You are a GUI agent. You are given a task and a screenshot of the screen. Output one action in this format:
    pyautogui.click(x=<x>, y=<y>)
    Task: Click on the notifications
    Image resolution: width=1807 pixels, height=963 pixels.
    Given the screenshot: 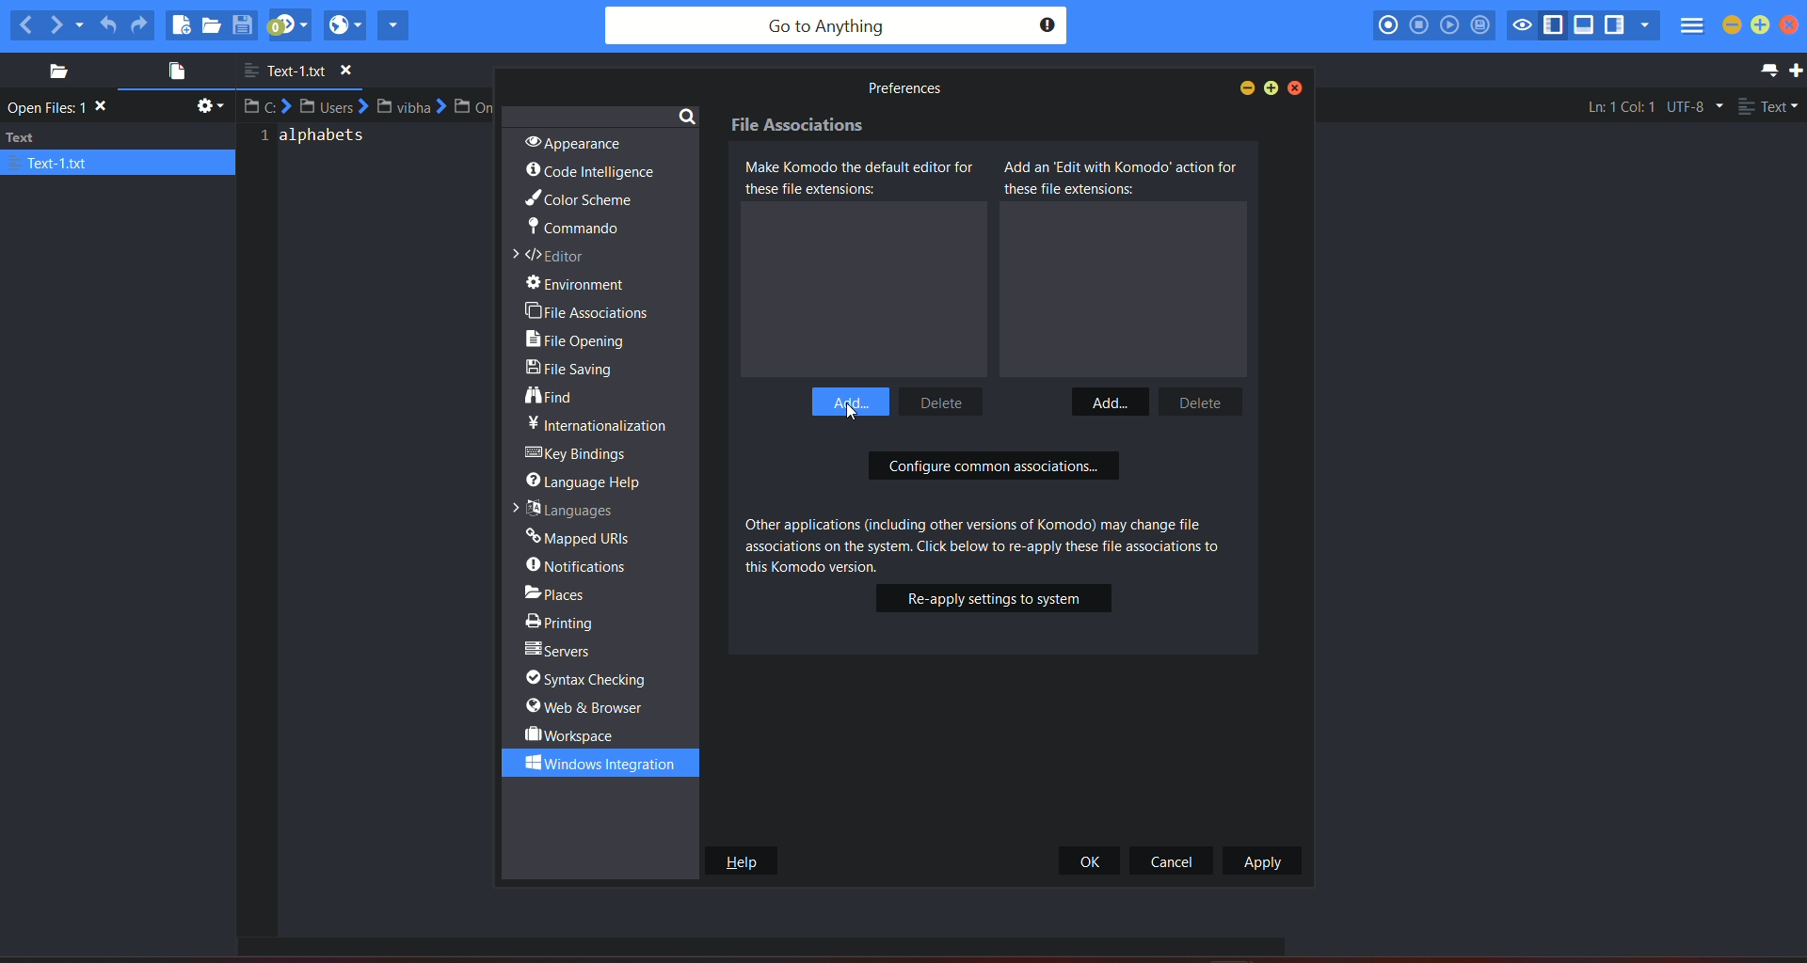 What is the action you would take?
    pyautogui.click(x=580, y=565)
    